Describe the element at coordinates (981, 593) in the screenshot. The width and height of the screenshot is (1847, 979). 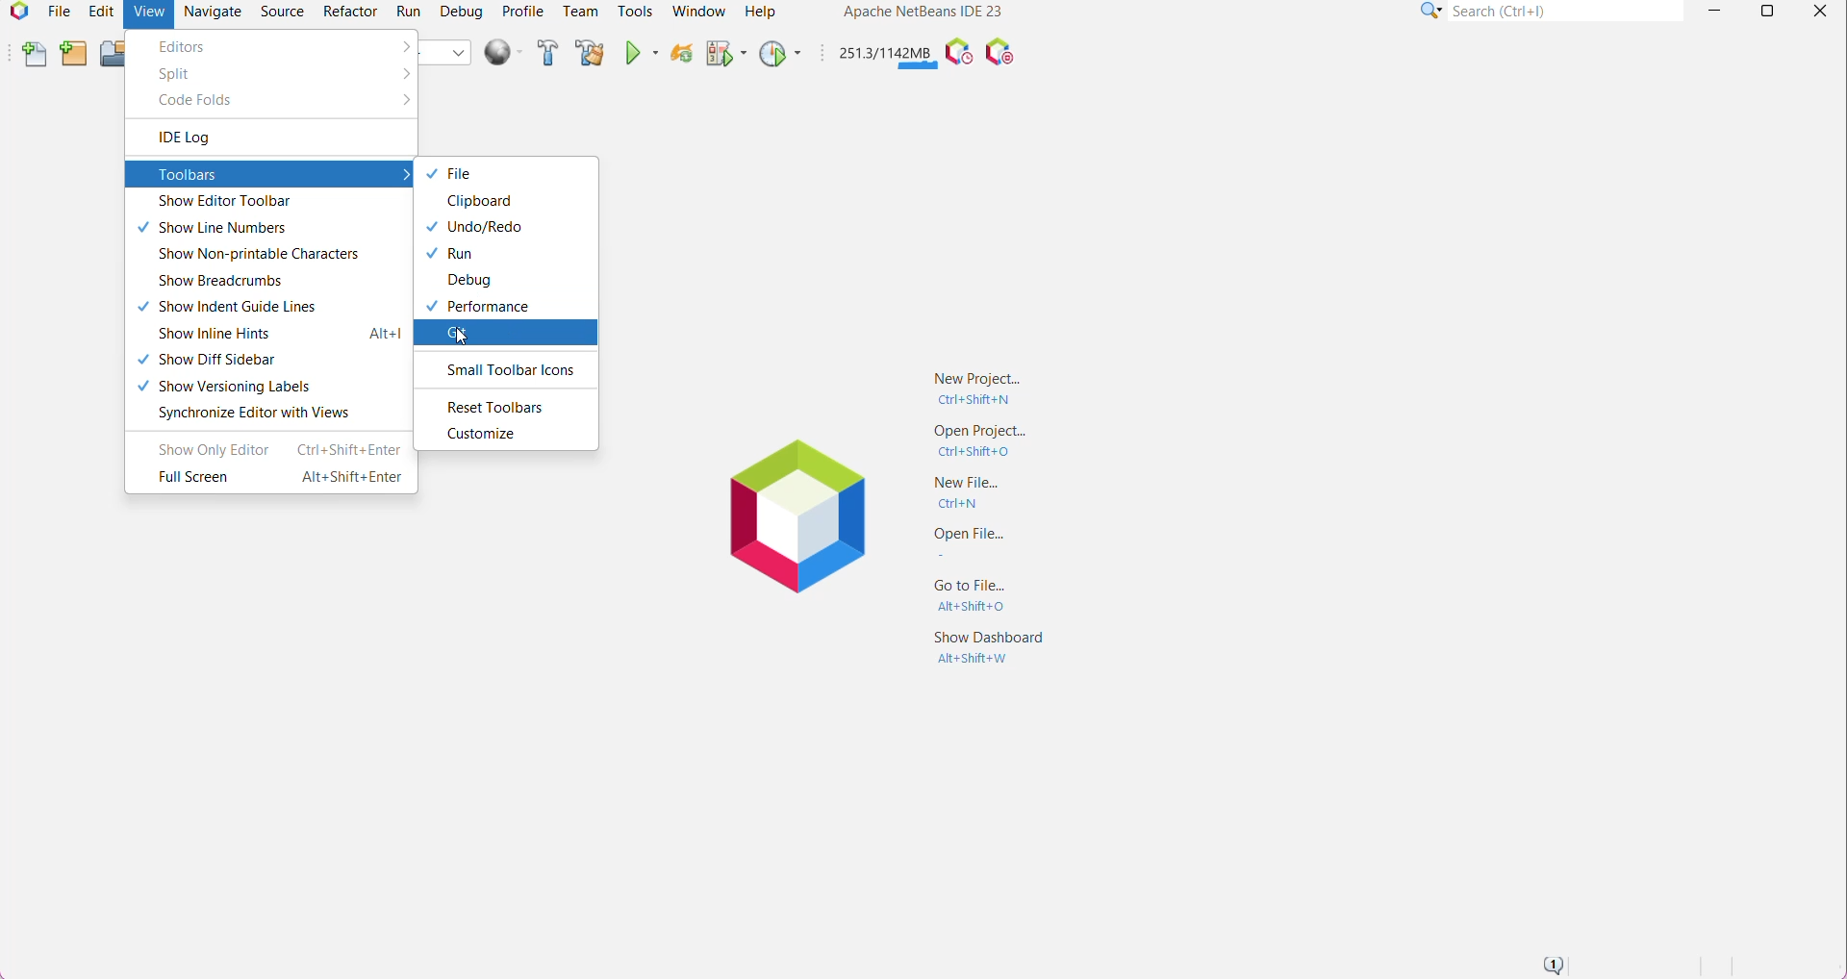
I see `Go to File` at that location.